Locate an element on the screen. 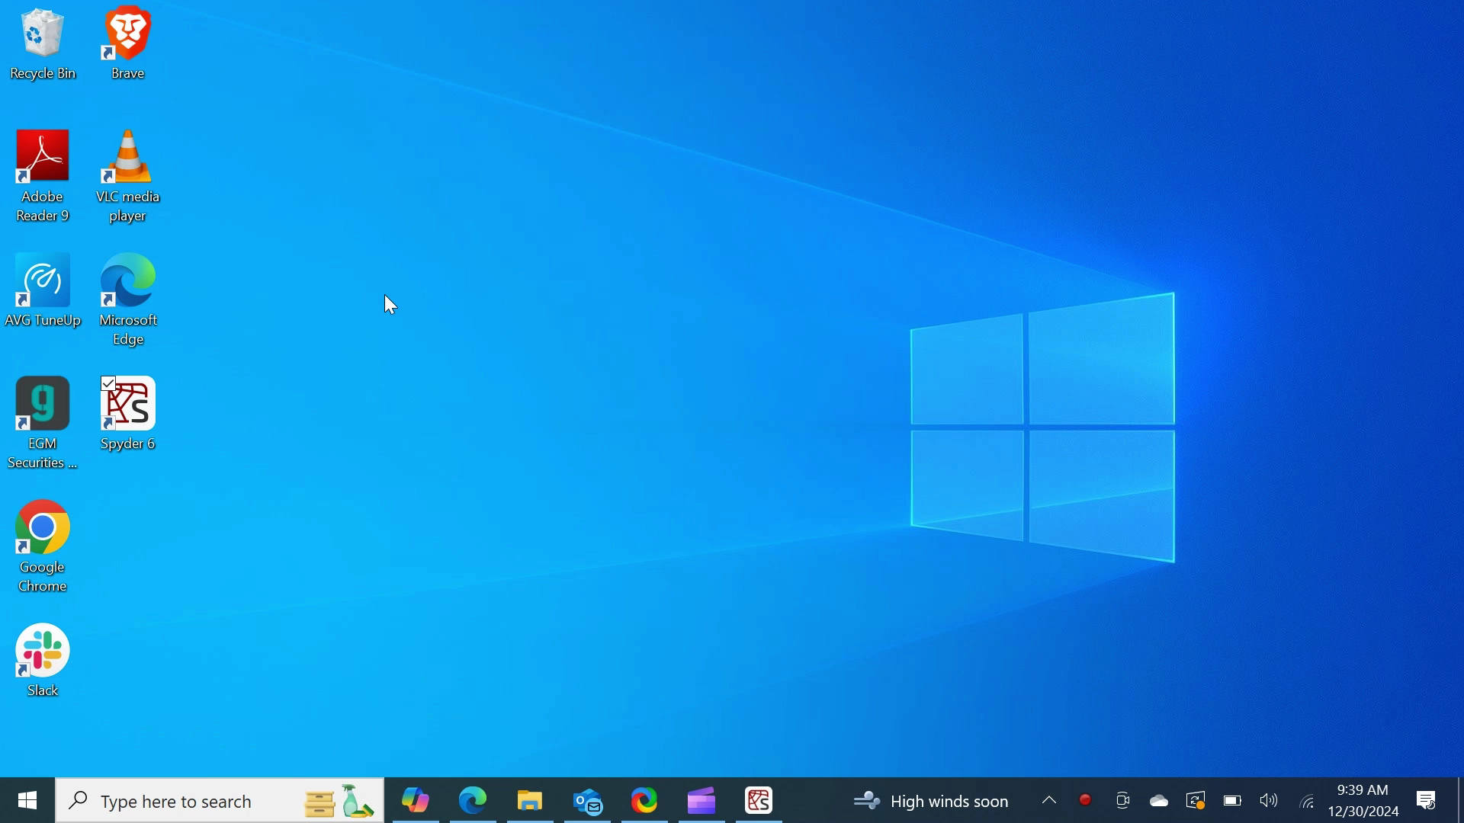  File Explorer is located at coordinates (529, 799).